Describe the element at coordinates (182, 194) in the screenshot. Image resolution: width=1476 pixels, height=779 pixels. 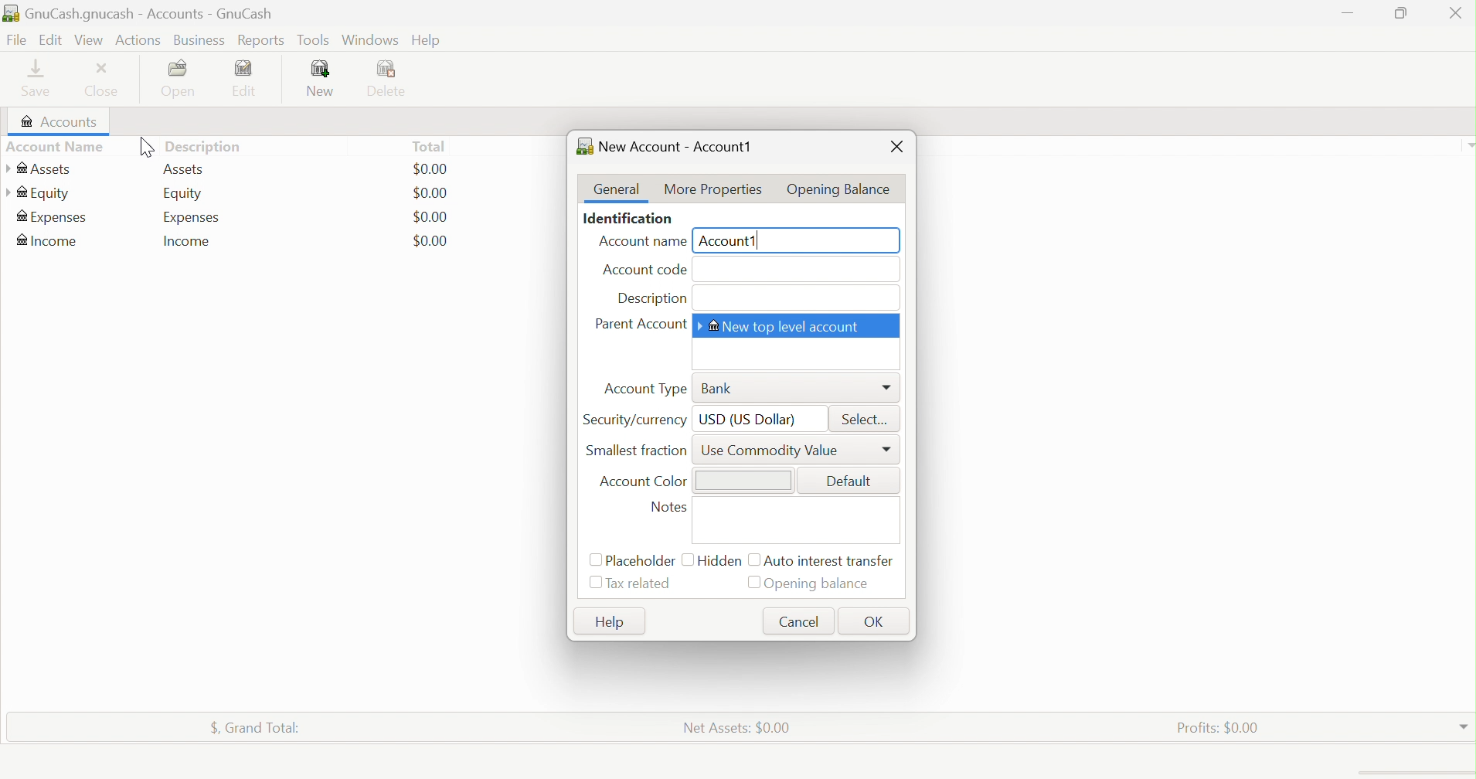
I see `Equity` at that location.